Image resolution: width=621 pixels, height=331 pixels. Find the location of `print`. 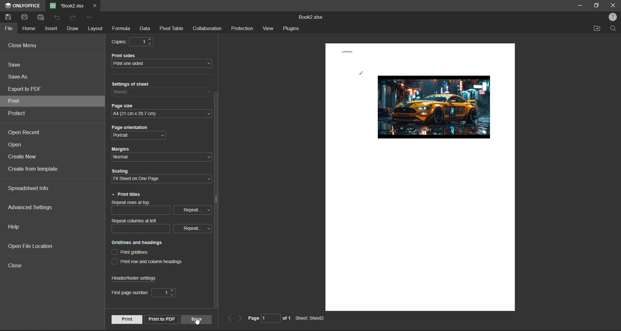

print is located at coordinates (17, 101).